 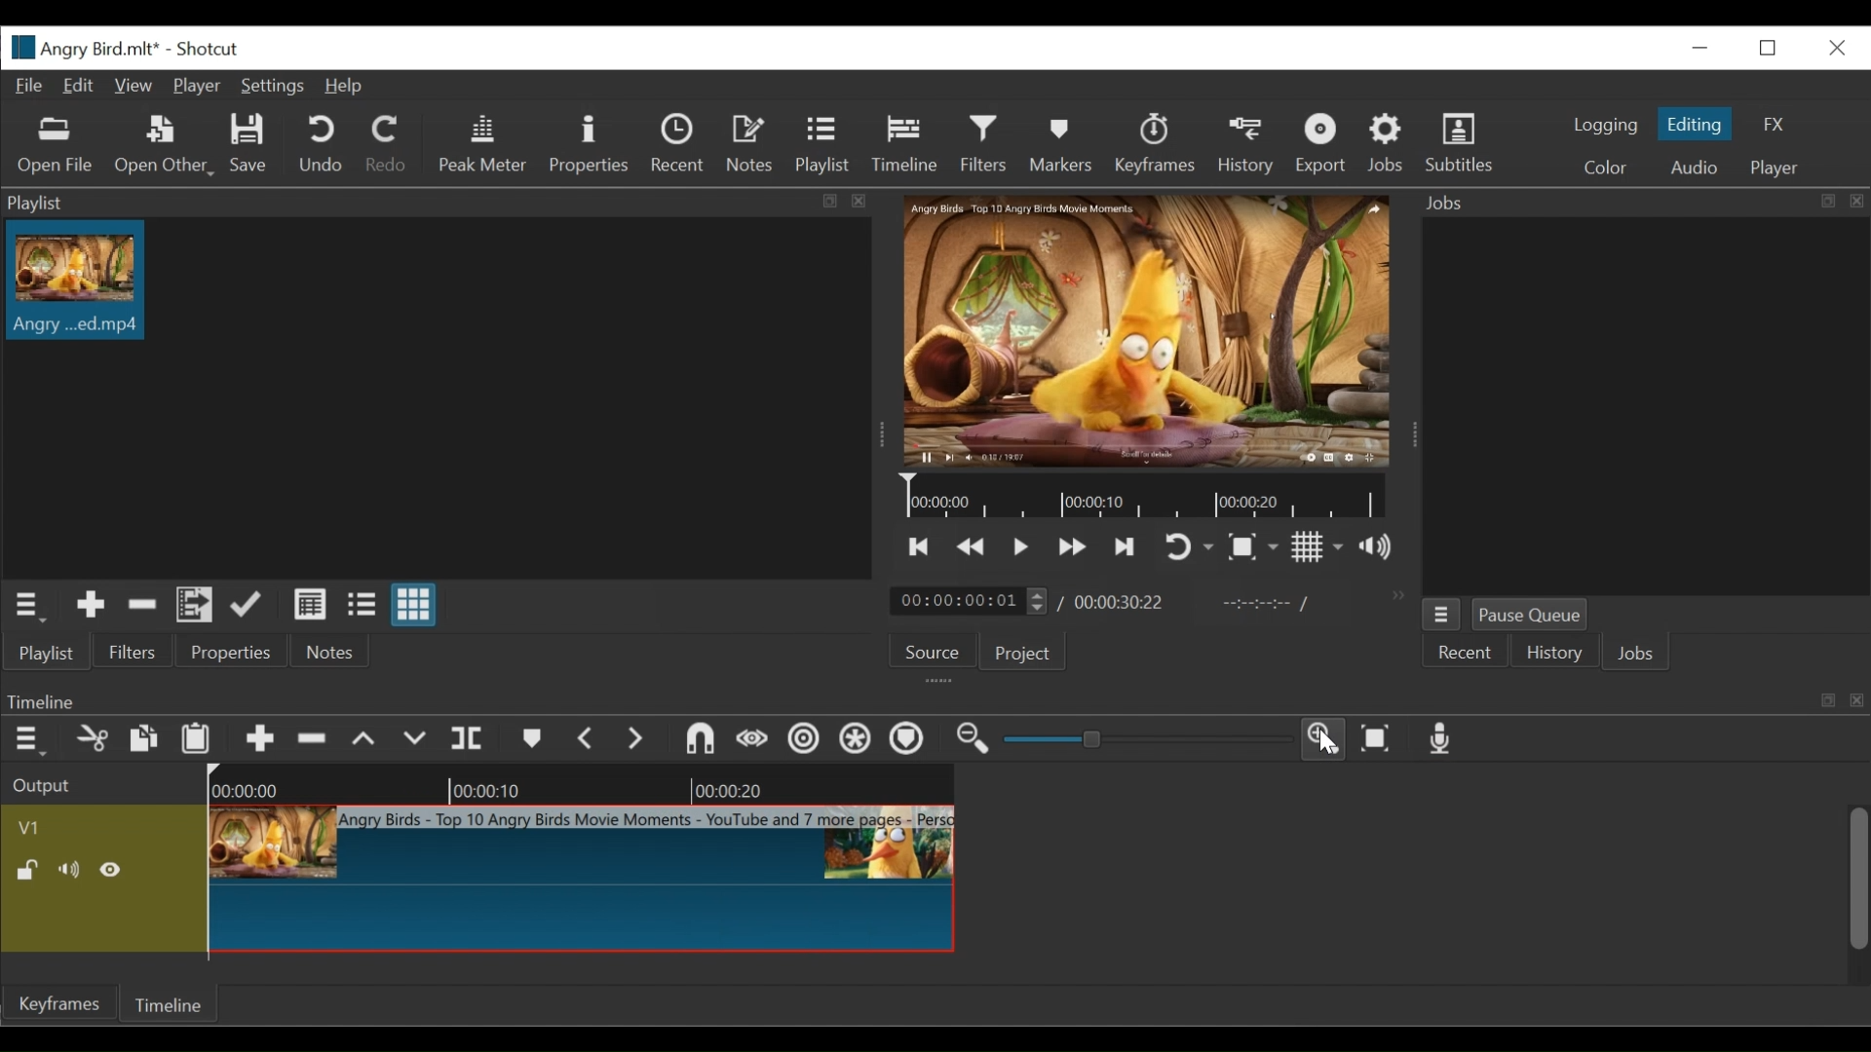 I want to click on Markers, so click(x=1060, y=145).